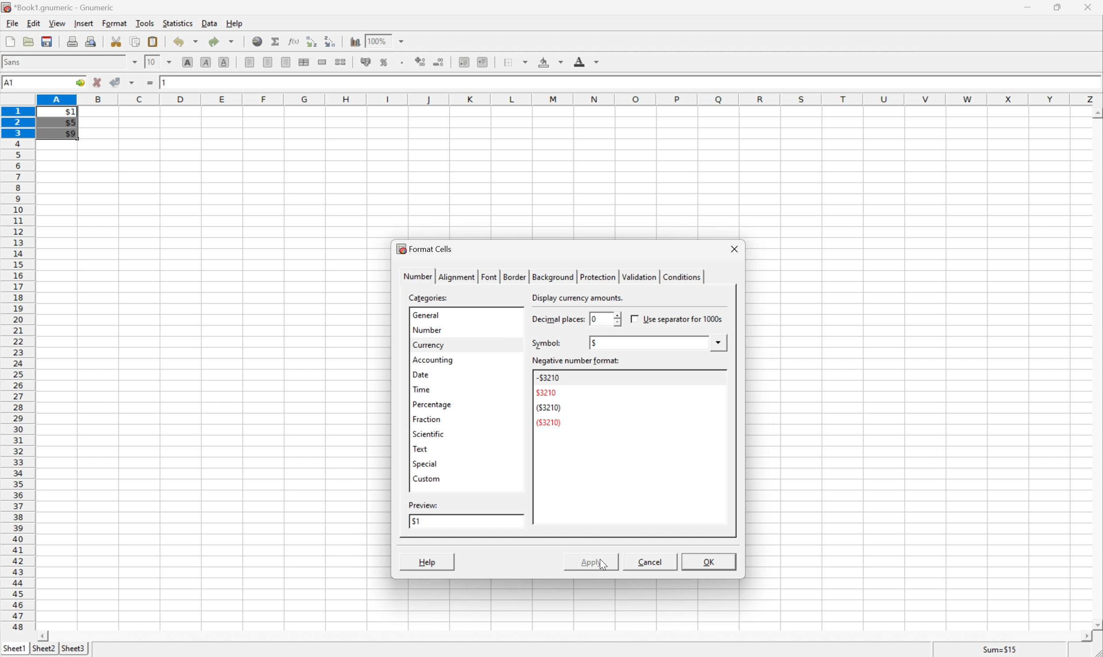  I want to click on underline, so click(225, 62).